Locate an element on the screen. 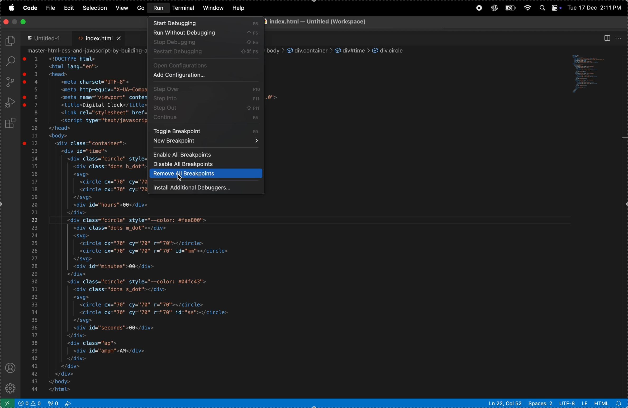 This screenshot has height=408, width=628. toggle break point is located at coordinates (207, 130).